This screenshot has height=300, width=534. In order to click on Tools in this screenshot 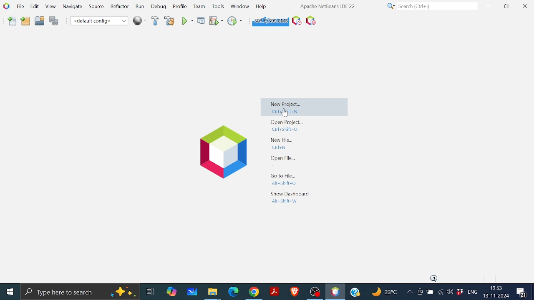, I will do `click(219, 6)`.